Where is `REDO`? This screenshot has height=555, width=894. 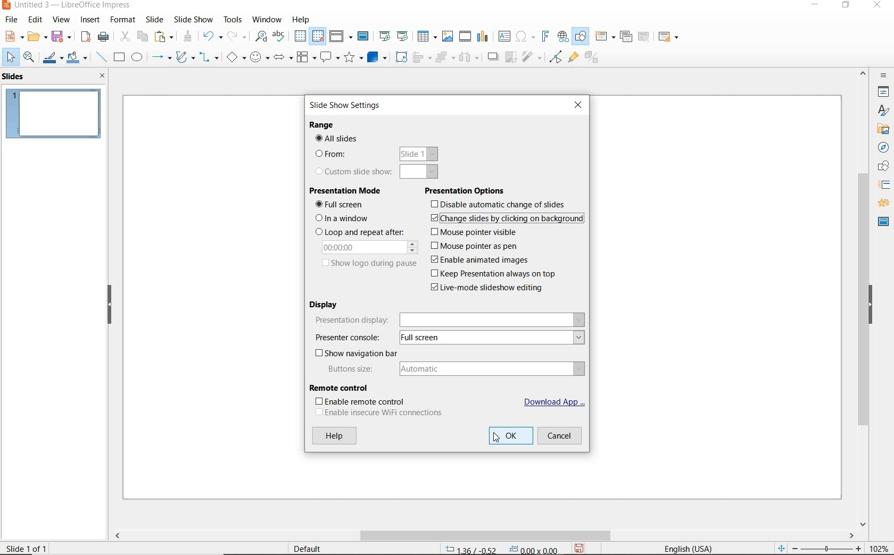
REDO is located at coordinates (236, 36).